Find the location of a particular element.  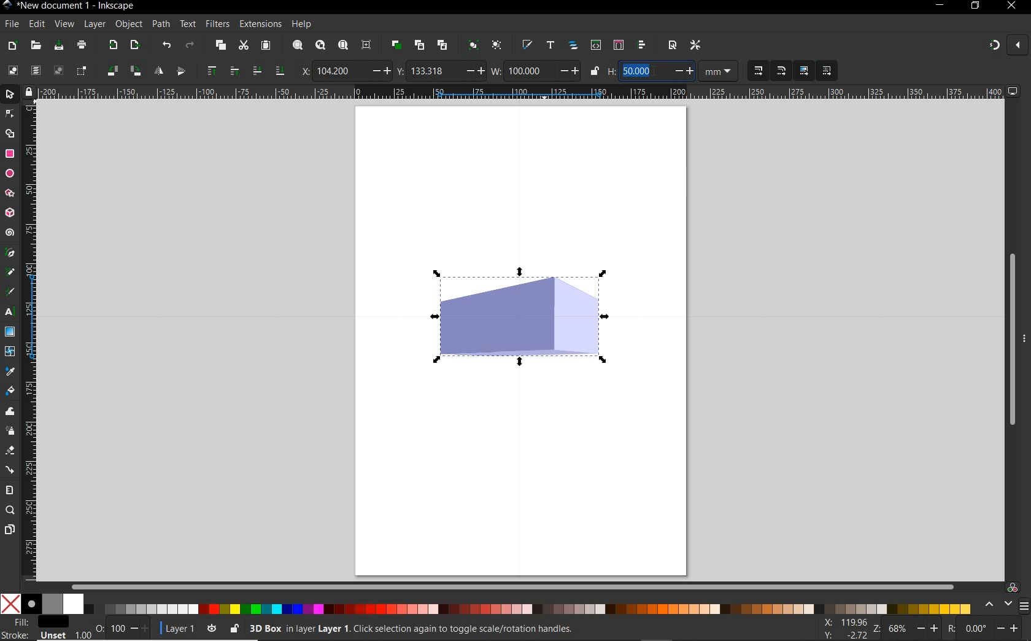

extensions is located at coordinates (259, 25).